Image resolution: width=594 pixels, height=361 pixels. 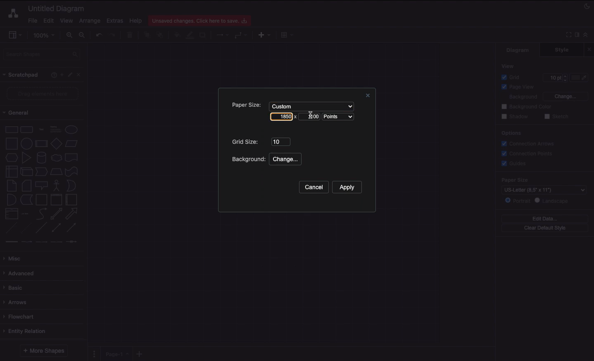 I want to click on Fill color, so click(x=176, y=36).